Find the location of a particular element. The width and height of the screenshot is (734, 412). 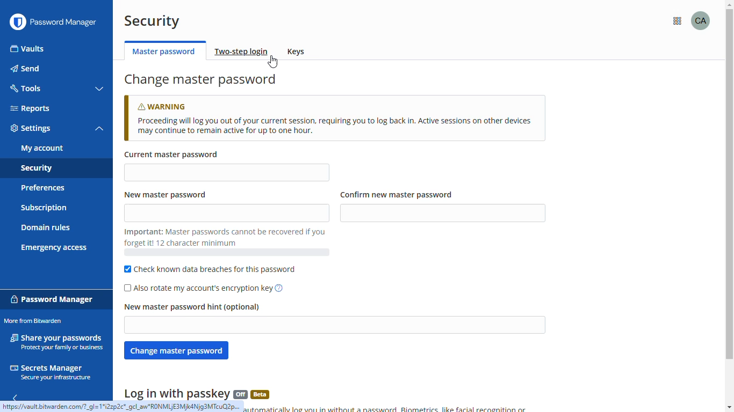

secrets manager is located at coordinates (50, 372).